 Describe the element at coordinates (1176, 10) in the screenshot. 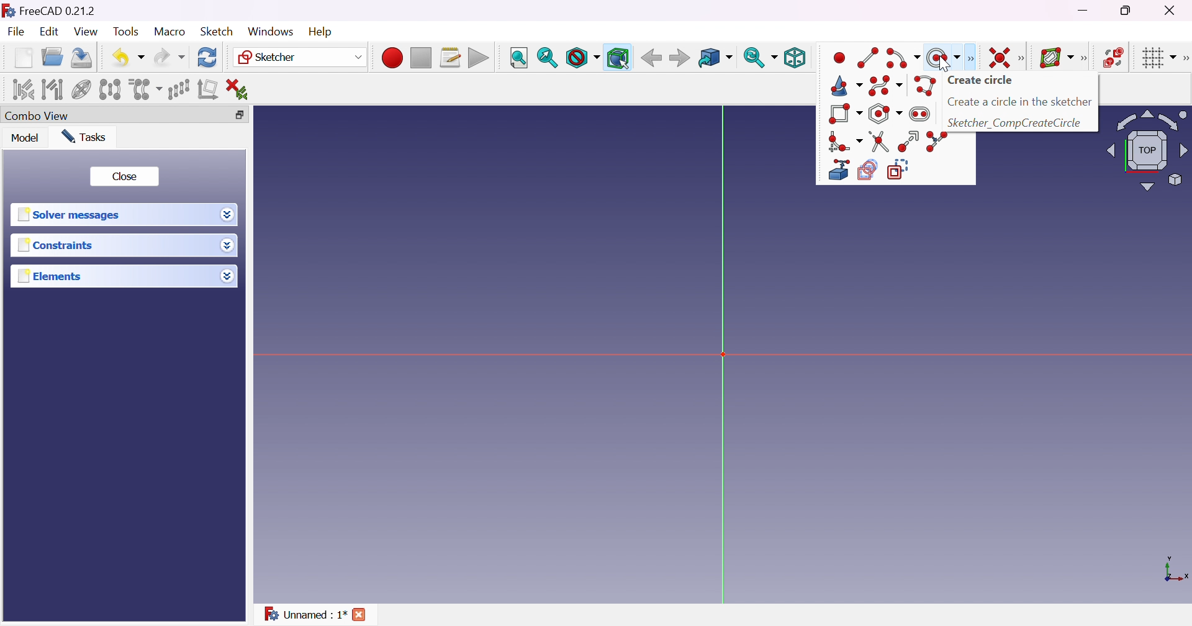

I see `Close` at that location.